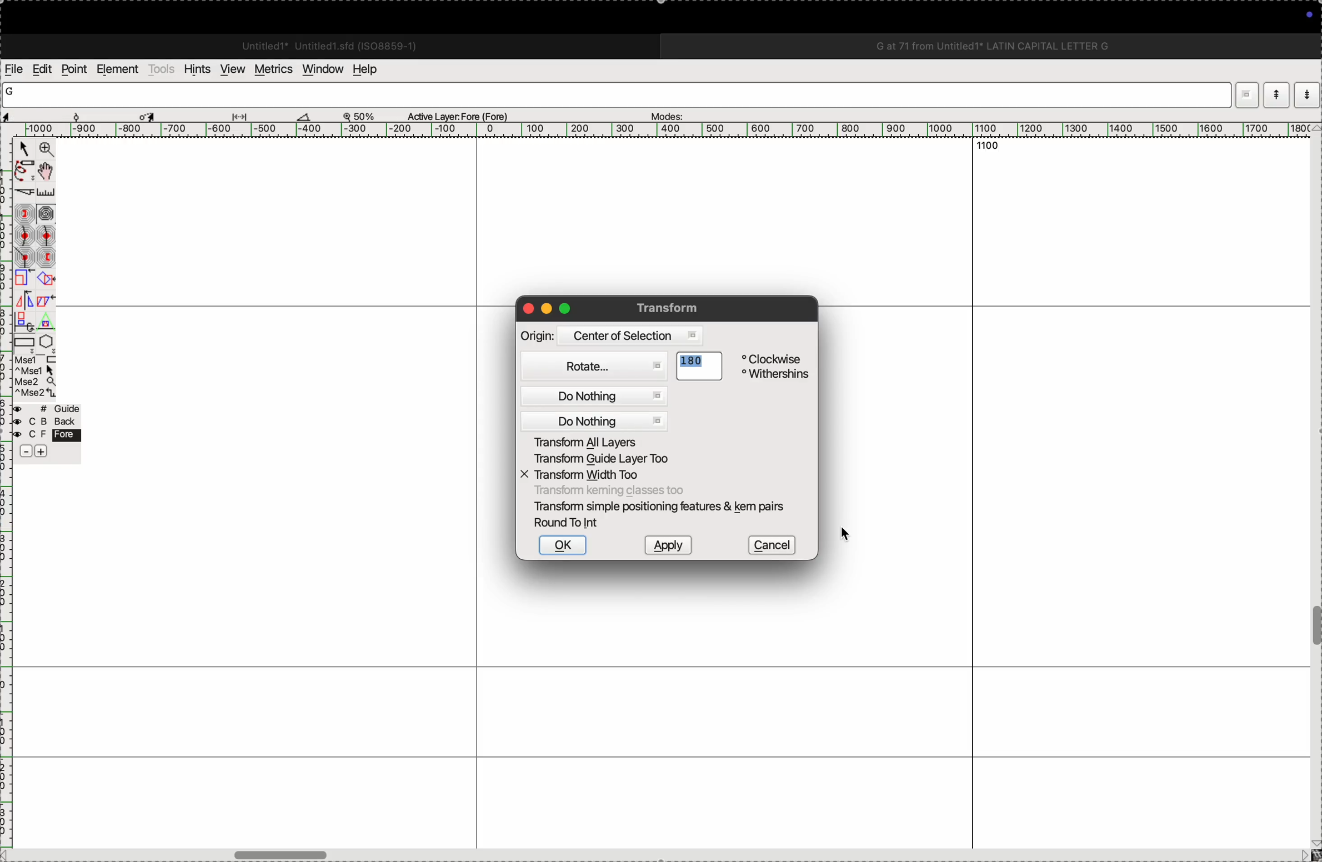 Image resolution: width=1322 pixels, height=862 pixels. What do you see at coordinates (24, 214) in the screenshot?
I see `next constraint point` at bounding box center [24, 214].